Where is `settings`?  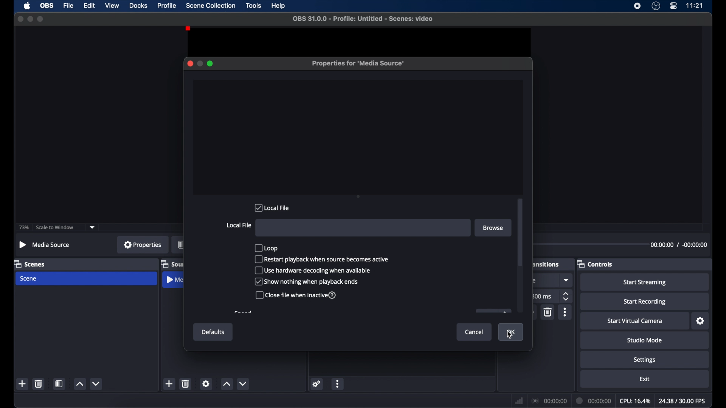
settings is located at coordinates (701, 321).